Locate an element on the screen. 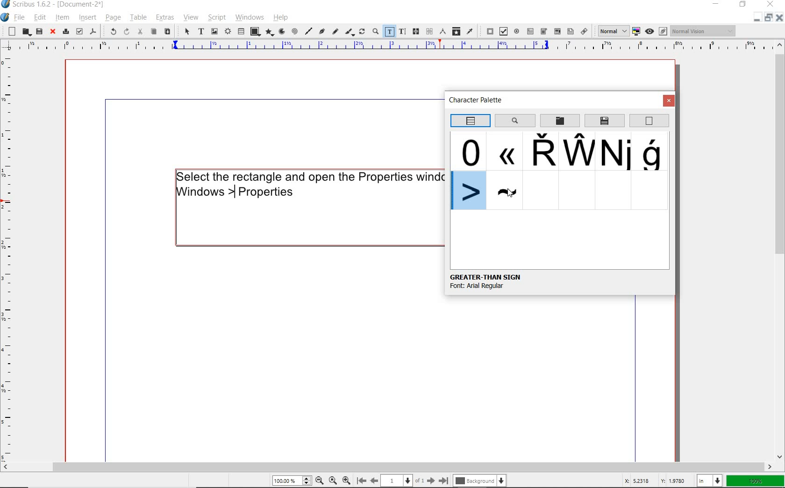 This screenshot has height=488, width=785. line is located at coordinates (309, 31).